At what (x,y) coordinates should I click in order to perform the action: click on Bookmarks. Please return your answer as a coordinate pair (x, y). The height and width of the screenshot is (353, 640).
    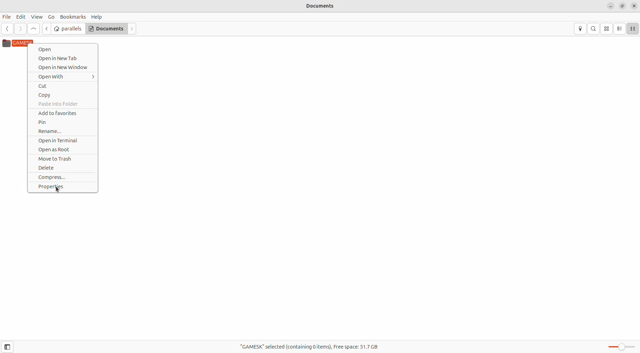
    Looking at the image, I should click on (73, 17).